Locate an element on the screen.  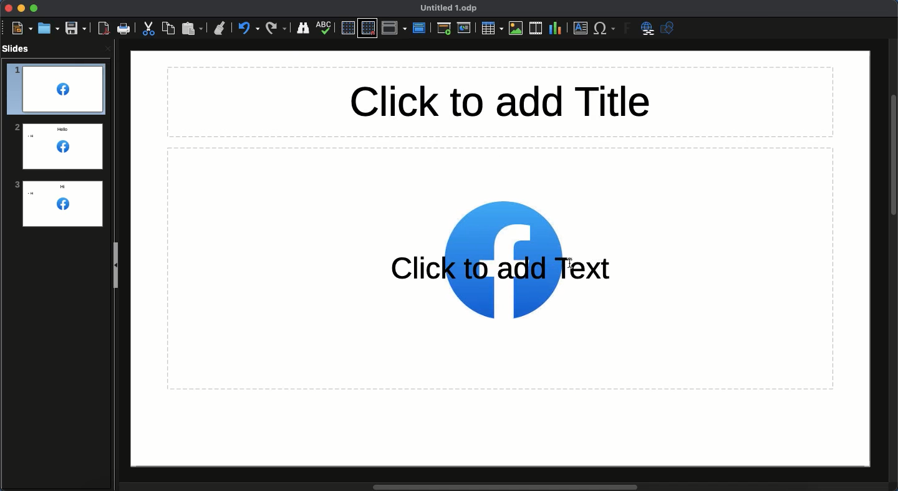
Export as PDF is located at coordinates (104, 29).